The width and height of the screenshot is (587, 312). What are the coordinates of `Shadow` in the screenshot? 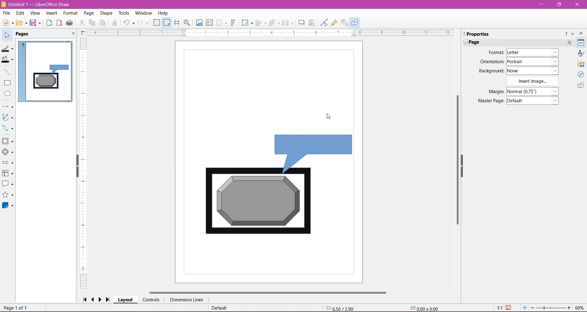 It's located at (301, 23).